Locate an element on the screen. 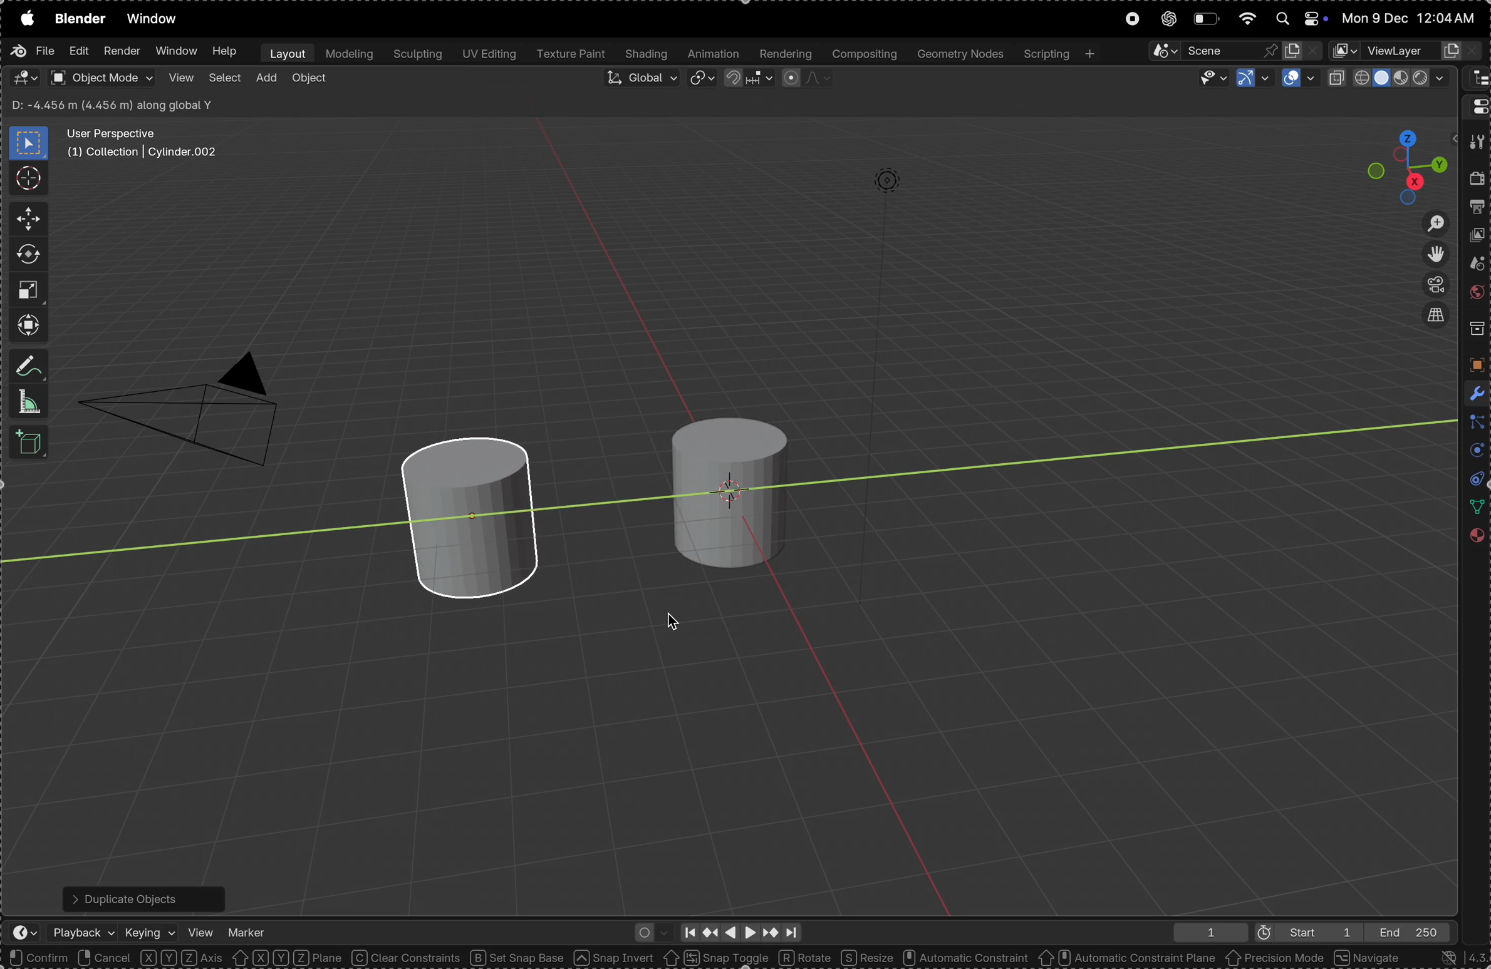  object is located at coordinates (309, 81).